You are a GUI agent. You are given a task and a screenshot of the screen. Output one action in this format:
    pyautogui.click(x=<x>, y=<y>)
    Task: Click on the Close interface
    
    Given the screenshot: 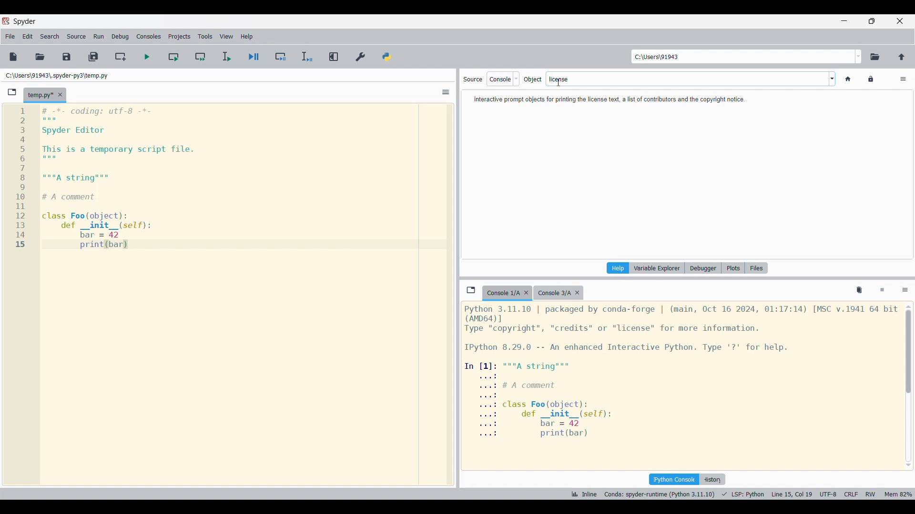 What is the action you would take?
    pyautogui.click(x=900, y=21)
    